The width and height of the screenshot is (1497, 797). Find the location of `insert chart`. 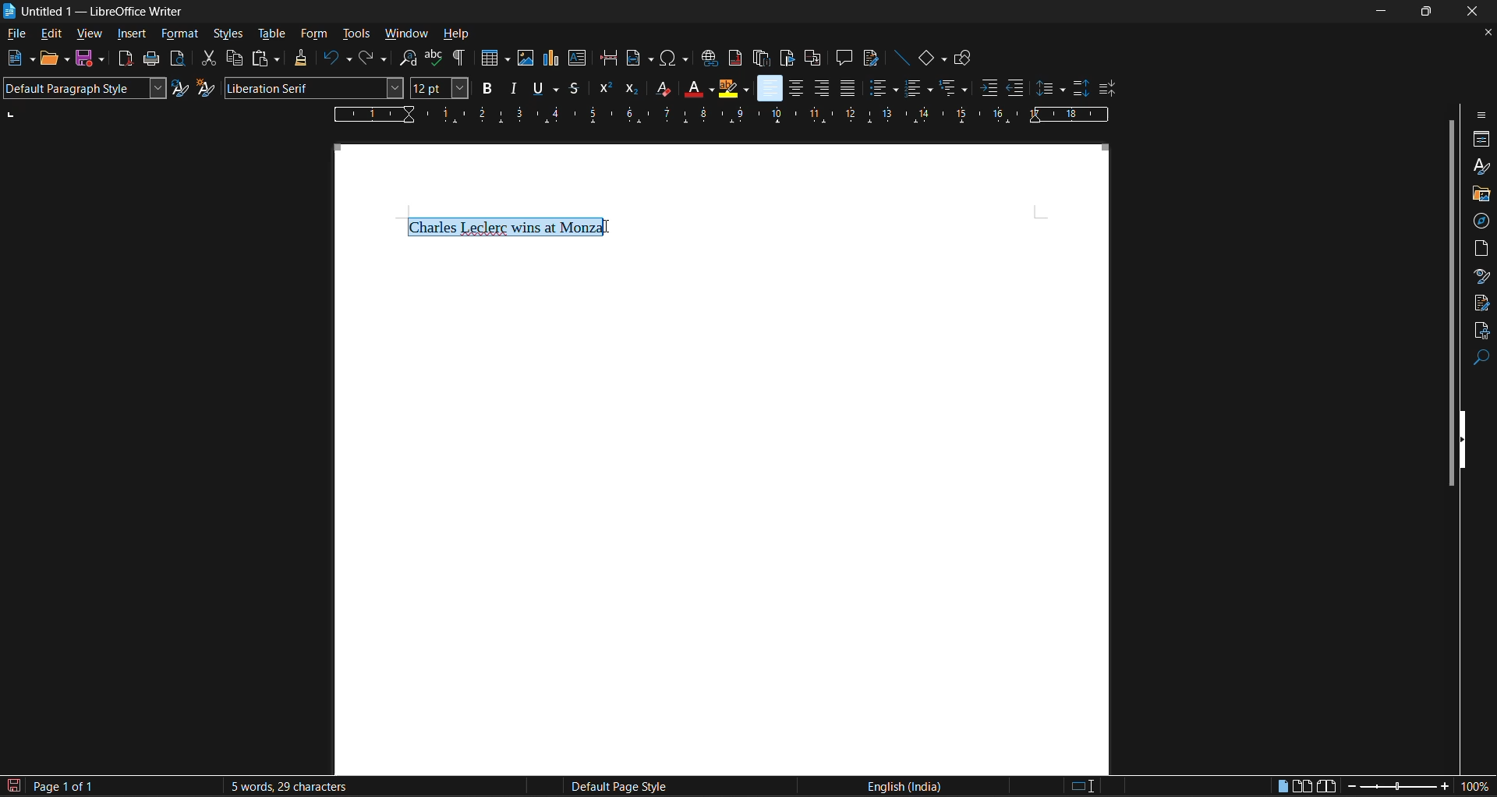

insert chart is located at coordinates (551, 58).